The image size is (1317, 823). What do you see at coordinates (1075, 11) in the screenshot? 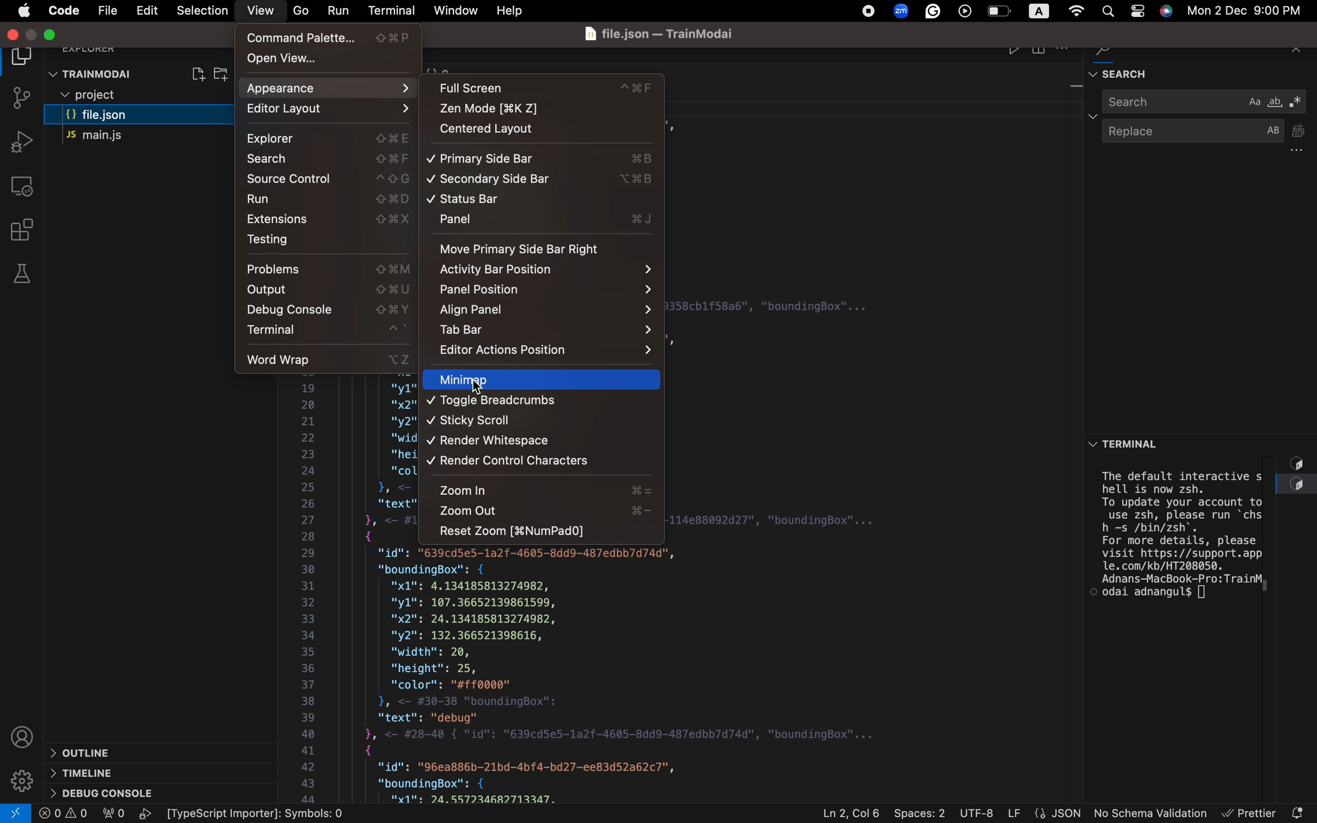
I see `global settings` at bounding box center [1075, 11].